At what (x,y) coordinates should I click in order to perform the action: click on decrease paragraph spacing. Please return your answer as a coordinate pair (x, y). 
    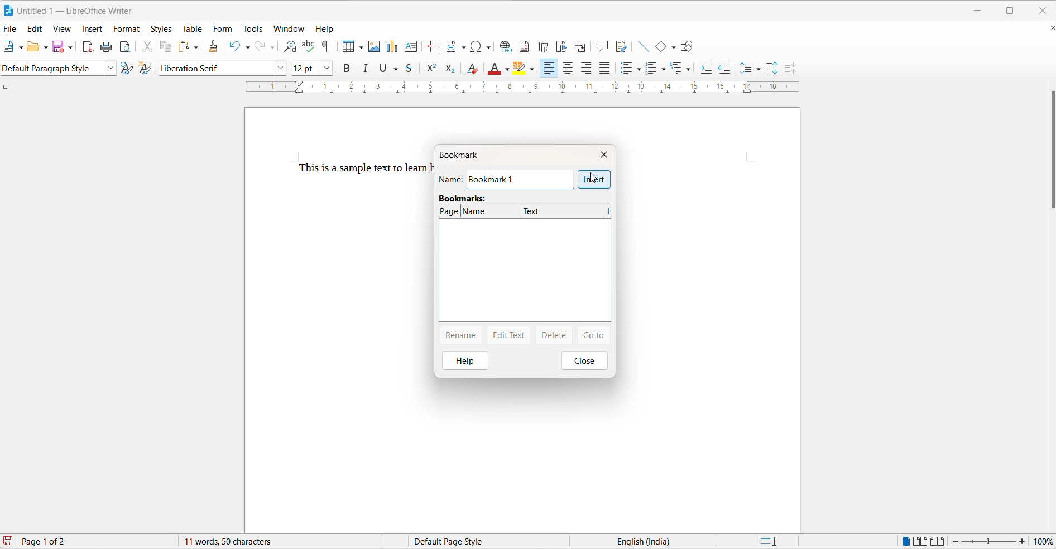
    Looking at the image, I should click on (789, 68).